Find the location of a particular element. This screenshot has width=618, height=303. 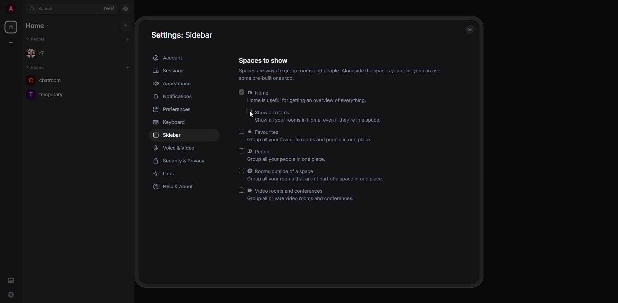

navigator is located at coordinates (126, 8).